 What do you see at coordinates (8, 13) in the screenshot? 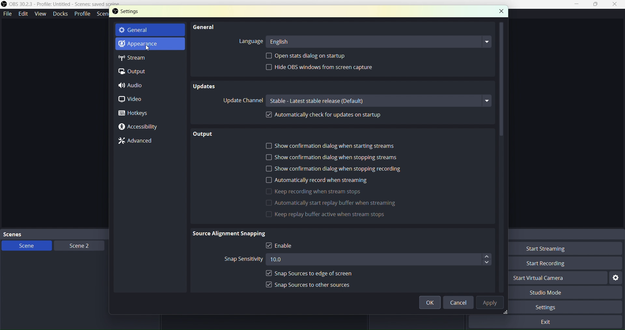
I see `File` at bounding box center [8, 13].